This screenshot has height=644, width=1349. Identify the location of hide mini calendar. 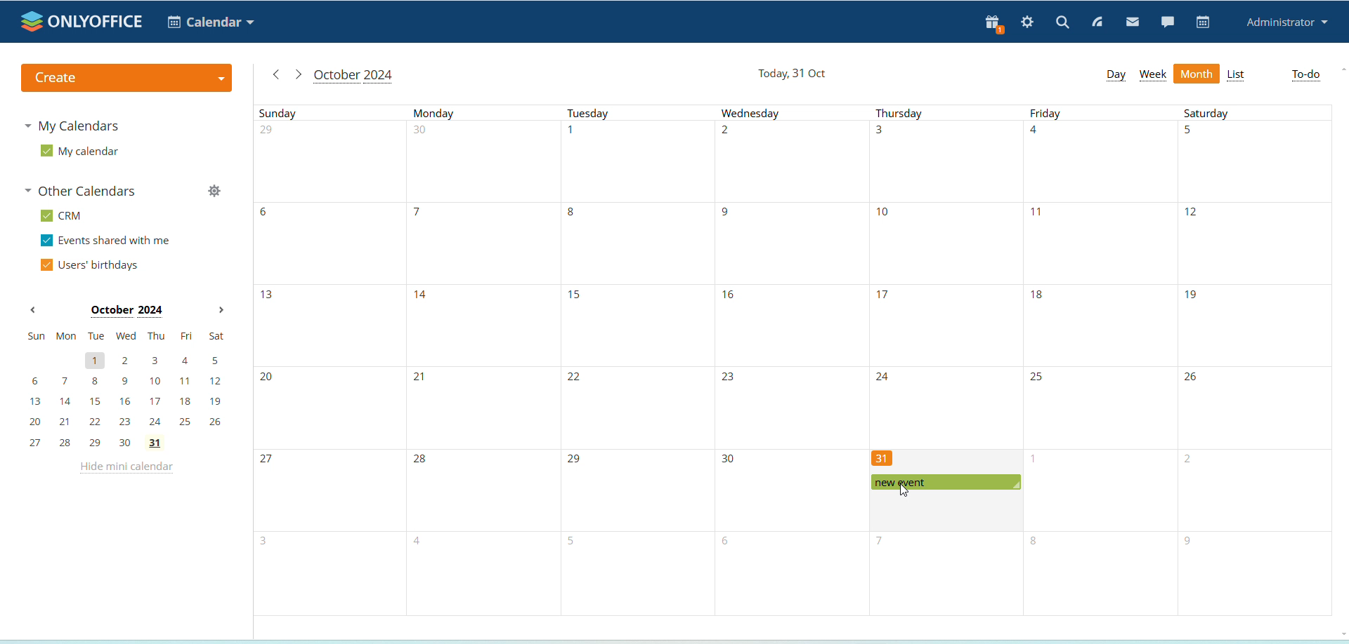
(125, 469).